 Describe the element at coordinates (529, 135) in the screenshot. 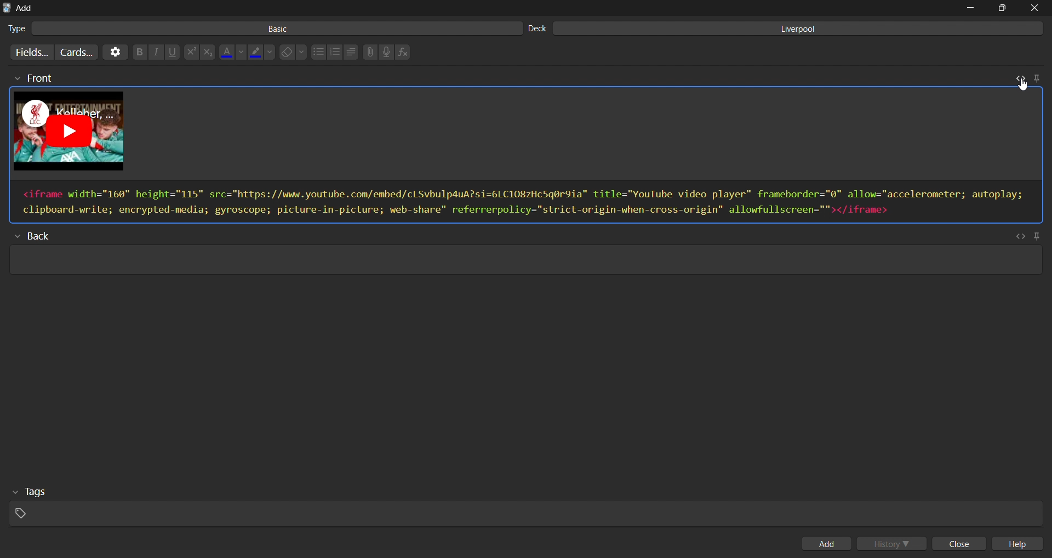

I see `card preview` at that location.